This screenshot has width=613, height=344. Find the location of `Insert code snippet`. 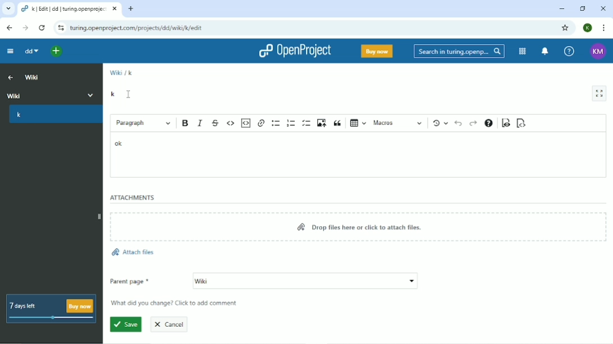

Insert code snippet is located at coordinates (246, 123).